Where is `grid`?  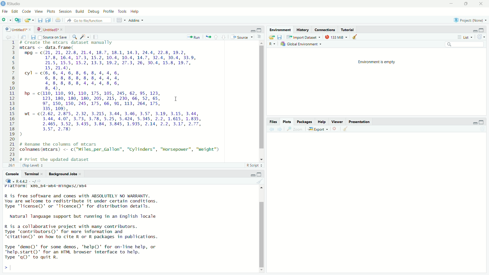
grid is located at coordinates (121, 20).